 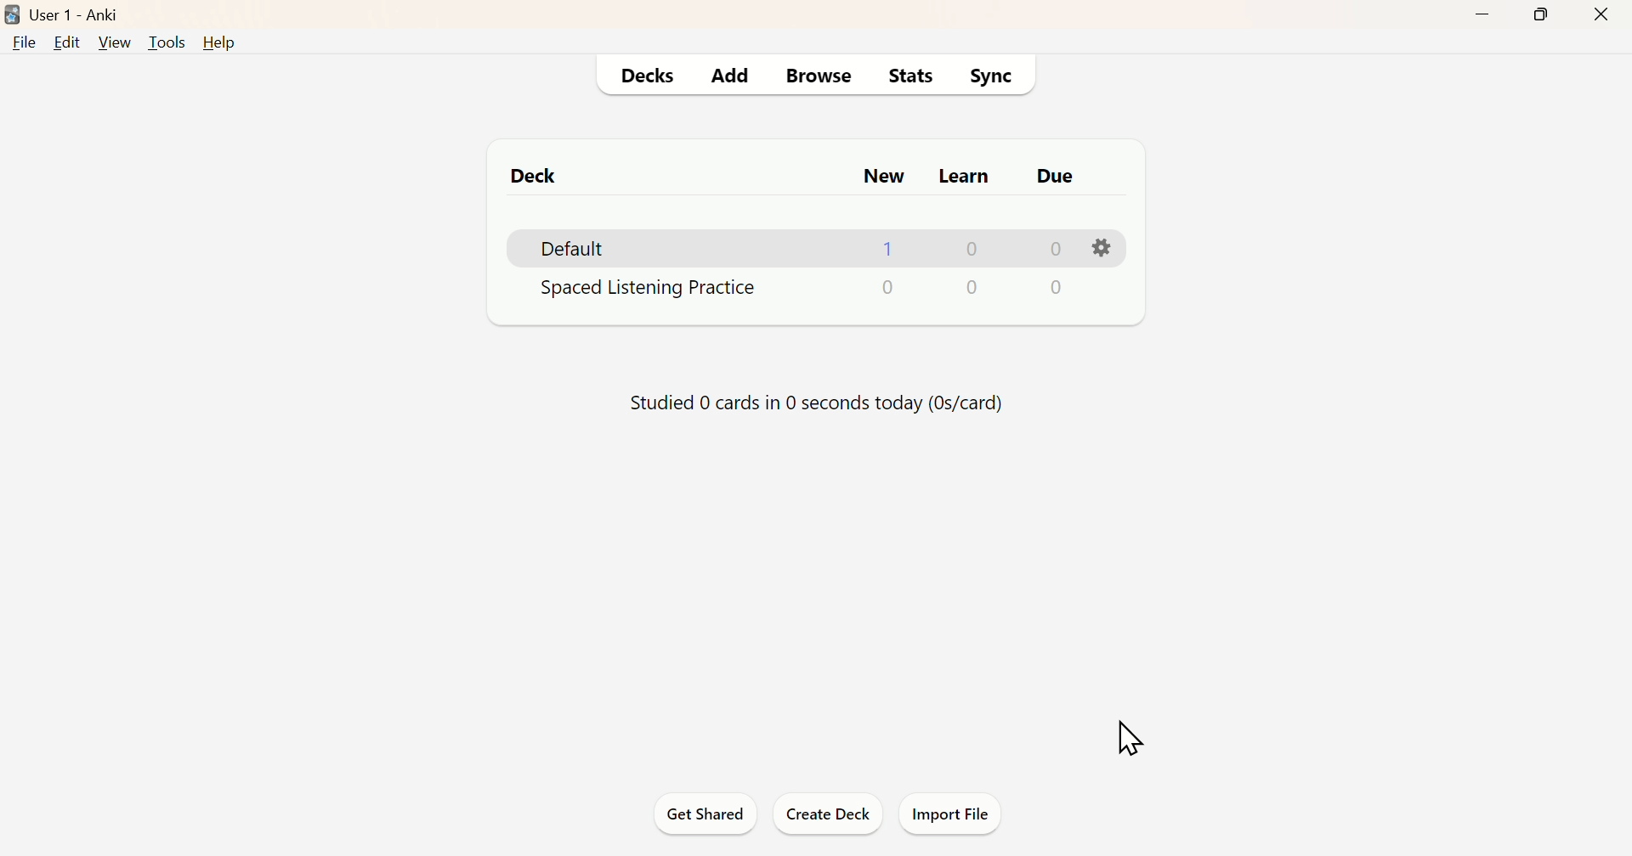 What do you see at coordinates (882, 175) in the screenshot?
I see `New` at bounding box center [882, 175].